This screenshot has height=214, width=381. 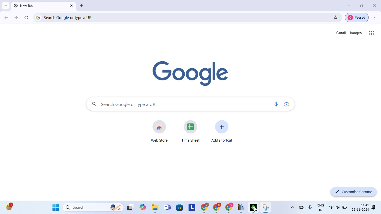 I want to click on web store, so click(x=159, y=130).